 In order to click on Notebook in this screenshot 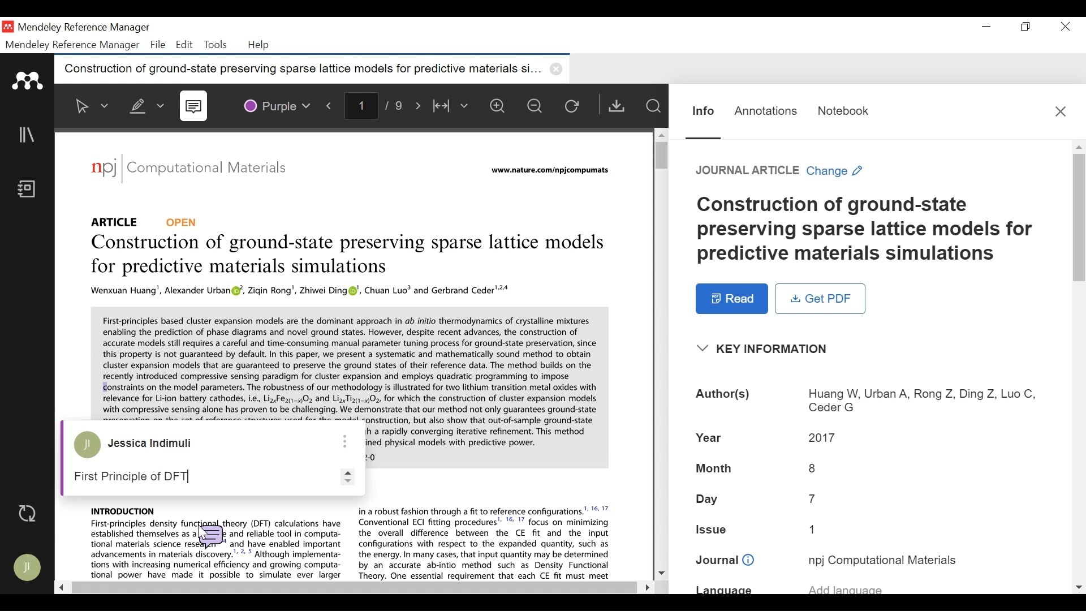, I will do `click(842, 109)`.